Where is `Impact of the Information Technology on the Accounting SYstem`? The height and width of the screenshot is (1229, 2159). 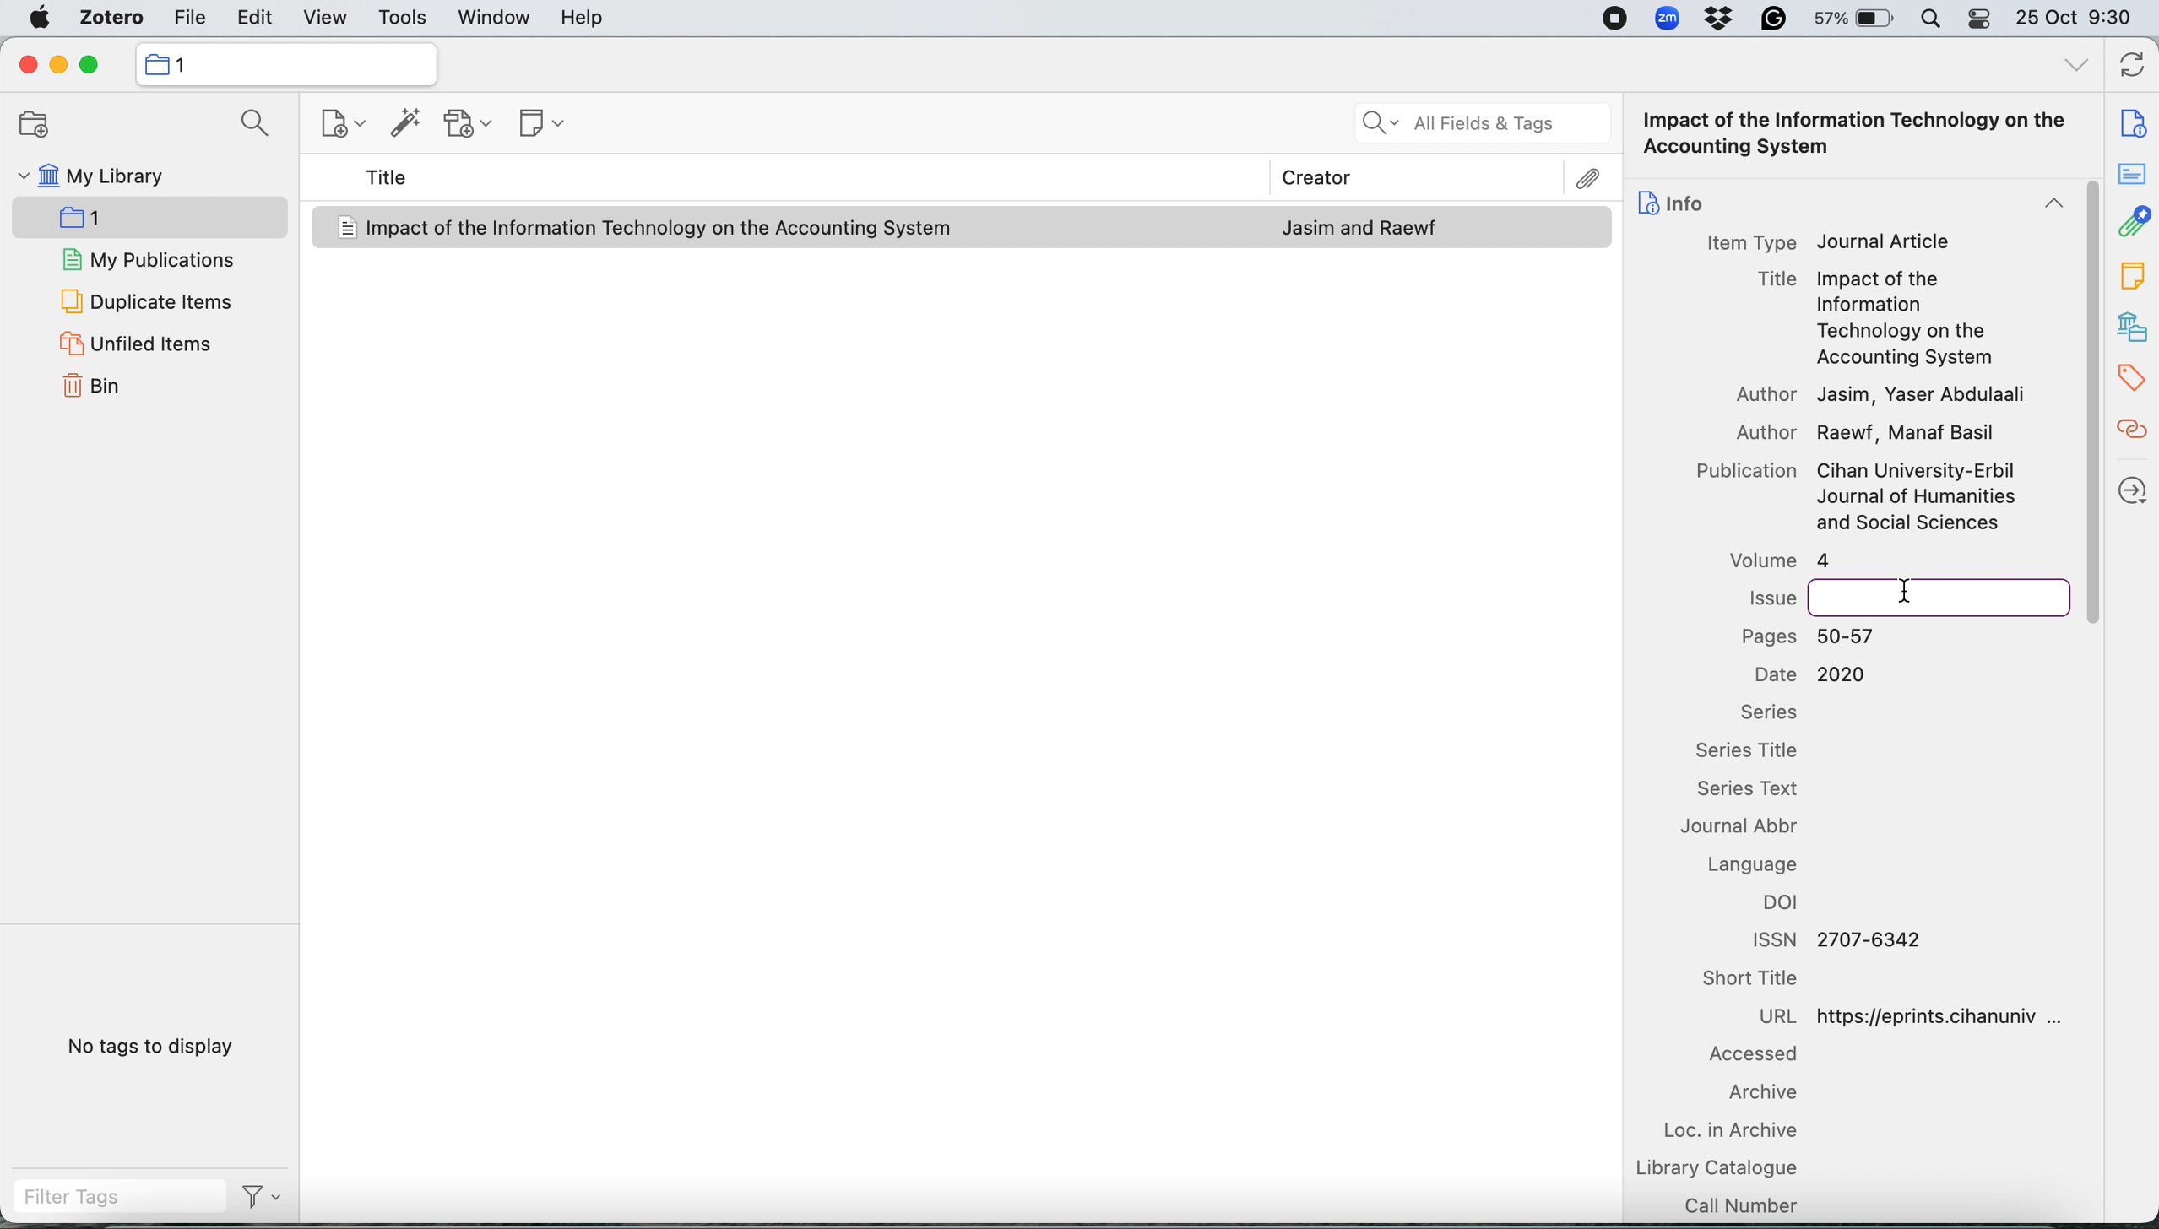 Impact of the Information Technology on the Accounting SYstem is located at coordinates (1863, 134).